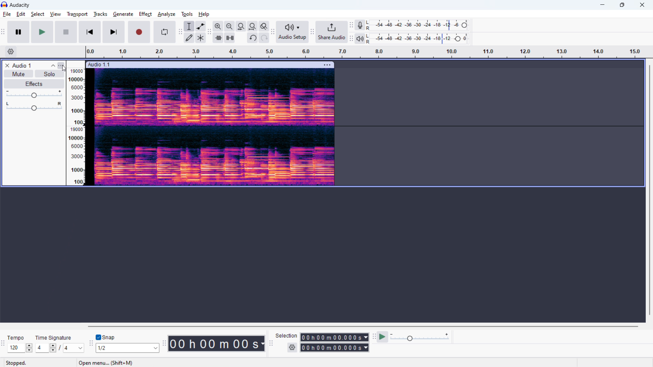 Image resolution: width=653 pixels, height=367 pixels. I want to click on zoom out, so click(229, 26).